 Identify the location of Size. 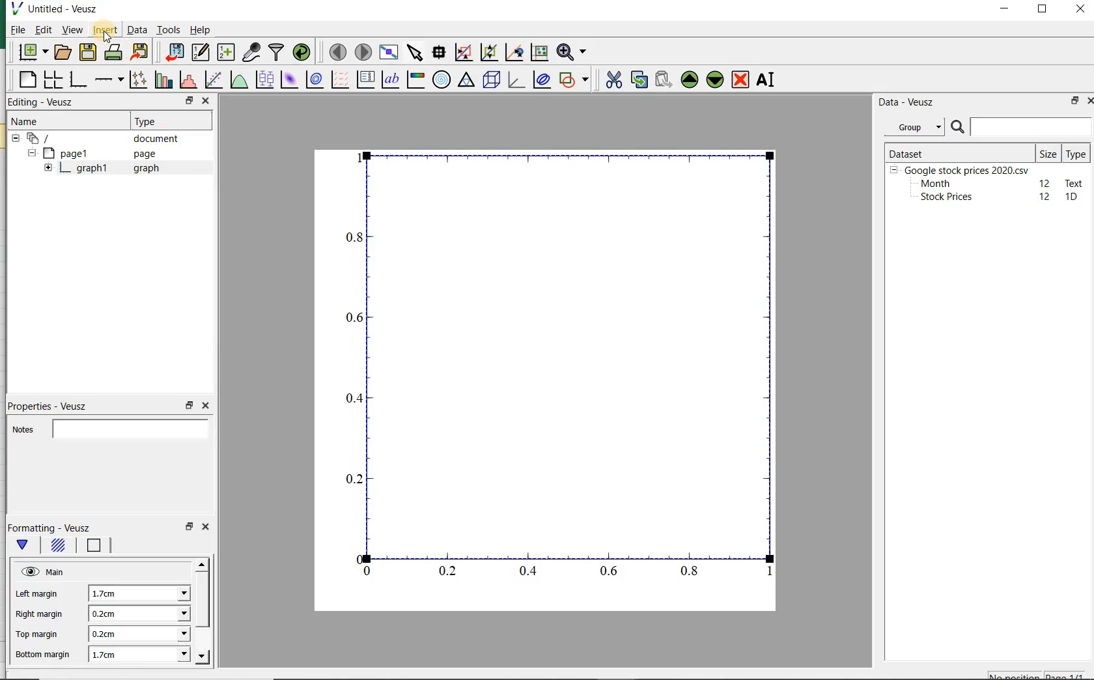
(1048, 152).